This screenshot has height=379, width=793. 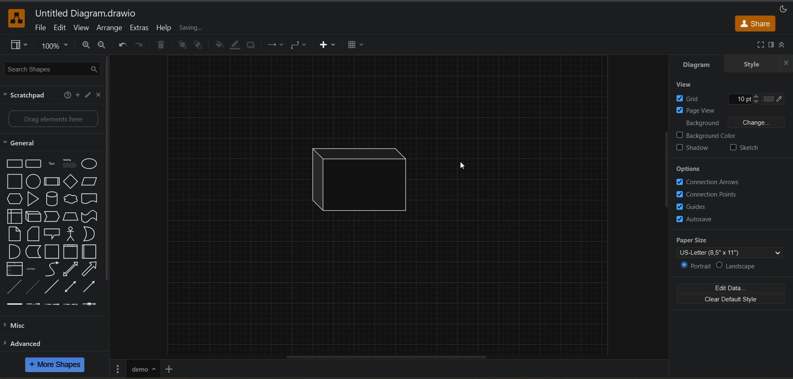 I want to click on background, so click(x=736, y=123).